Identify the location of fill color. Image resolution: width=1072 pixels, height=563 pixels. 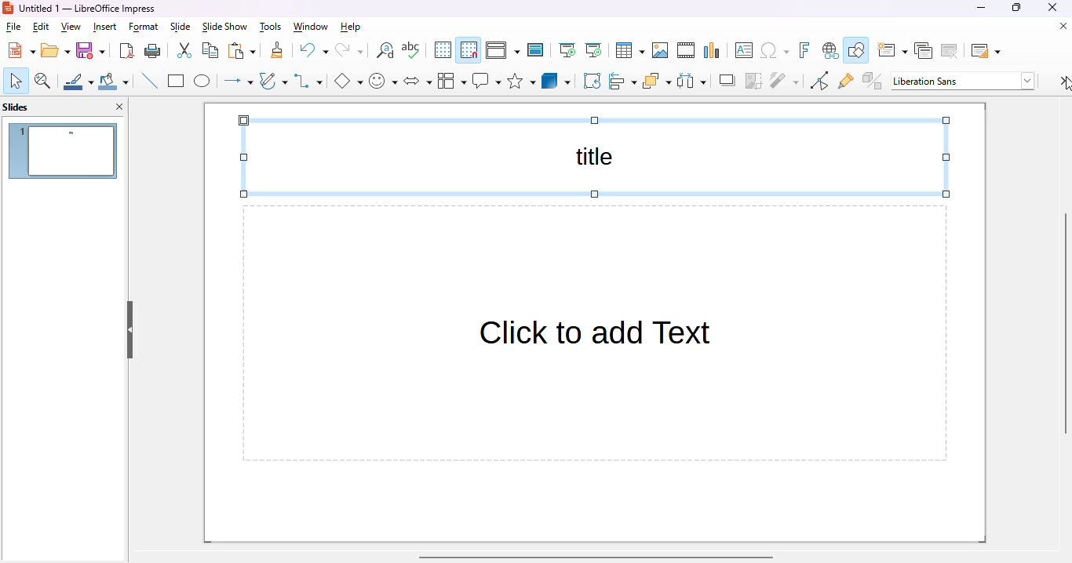
(114, 81).